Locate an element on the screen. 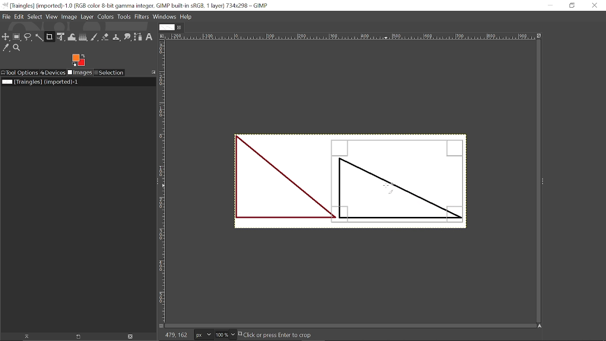 The width and height of the screenshot is (606, 341). File is located at coordinates (7, 17).